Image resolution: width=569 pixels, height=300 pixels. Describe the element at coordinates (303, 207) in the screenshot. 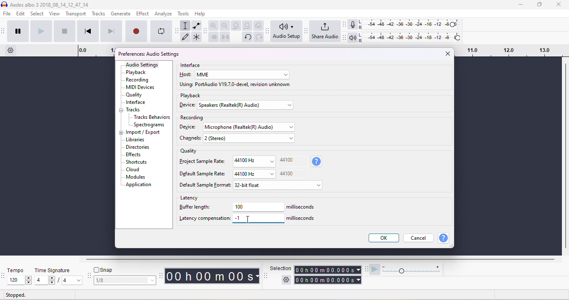

I see `milliseconds` at that location.